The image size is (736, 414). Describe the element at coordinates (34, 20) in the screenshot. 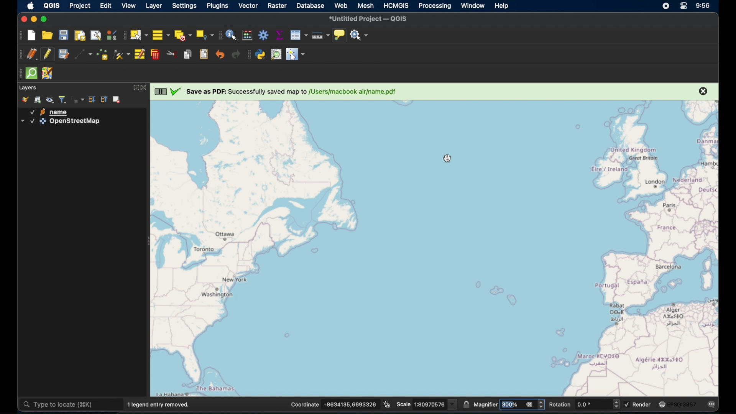

I see `minimize` at that location.